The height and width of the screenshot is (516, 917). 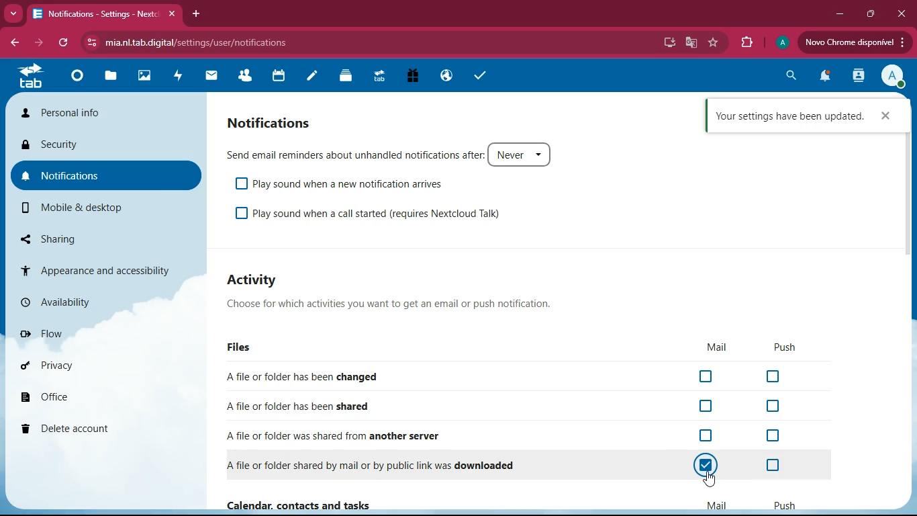 I want to click on availiability, so click(x=95, y=303).